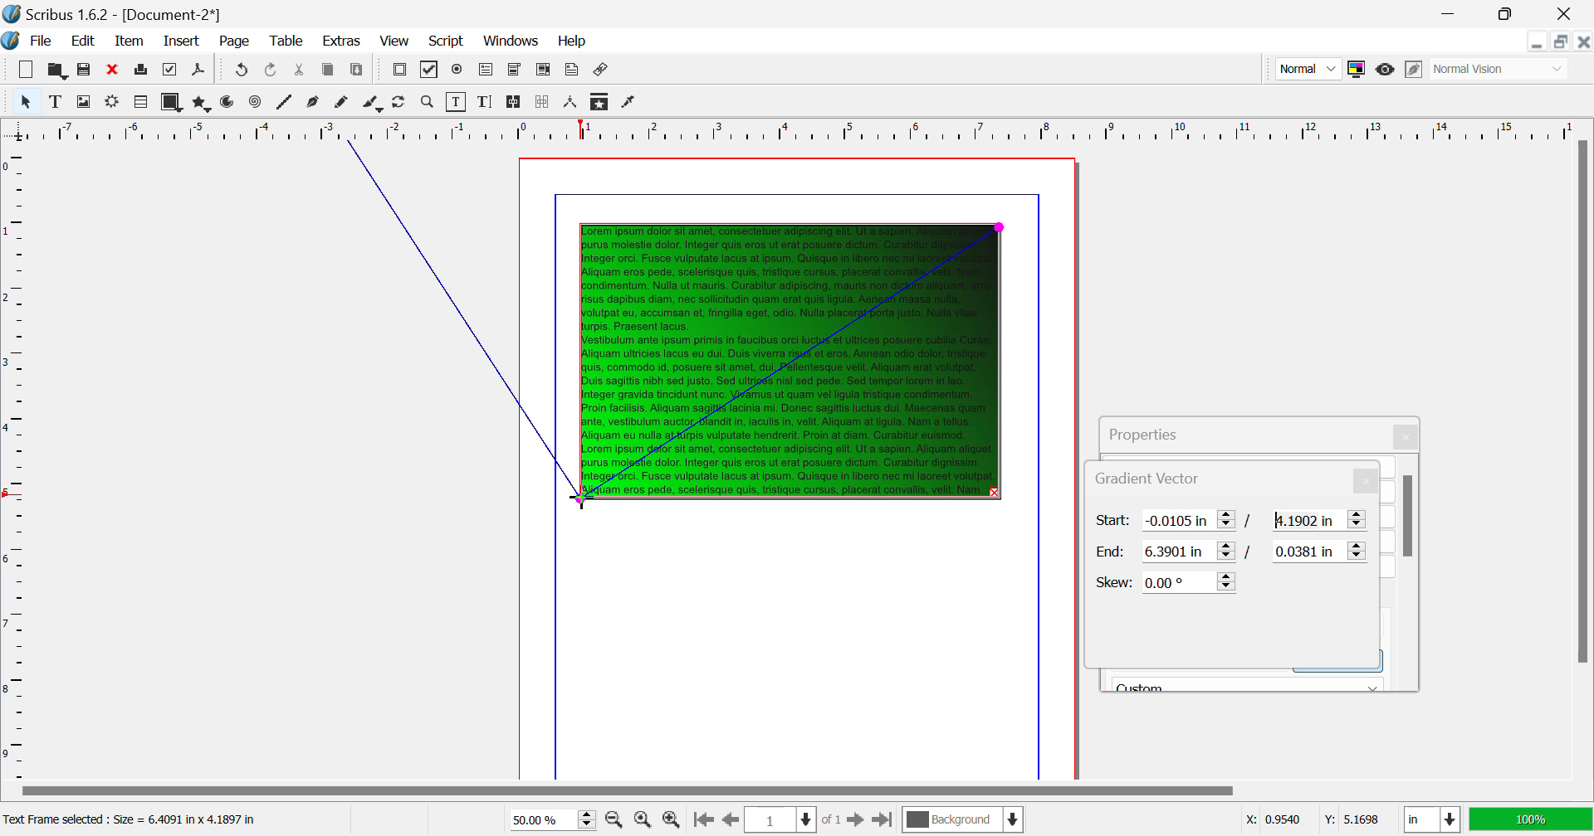 The width and height of the screenshot is (1594, 836). I want to click on Scribus 1.62 - [Document-2*], so click(114, 14).